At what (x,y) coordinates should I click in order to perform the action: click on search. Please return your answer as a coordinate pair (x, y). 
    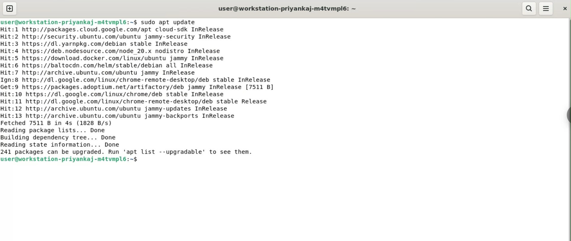
    Looking at the image, I should click on (528, 8).